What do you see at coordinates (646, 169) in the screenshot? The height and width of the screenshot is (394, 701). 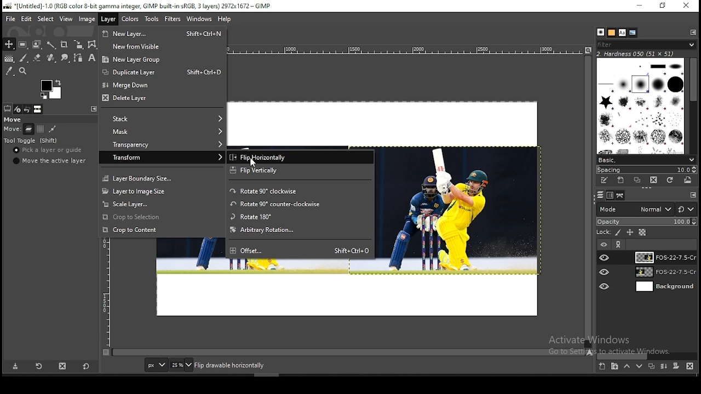 I see `spacing` at bounding box center [646, 169].